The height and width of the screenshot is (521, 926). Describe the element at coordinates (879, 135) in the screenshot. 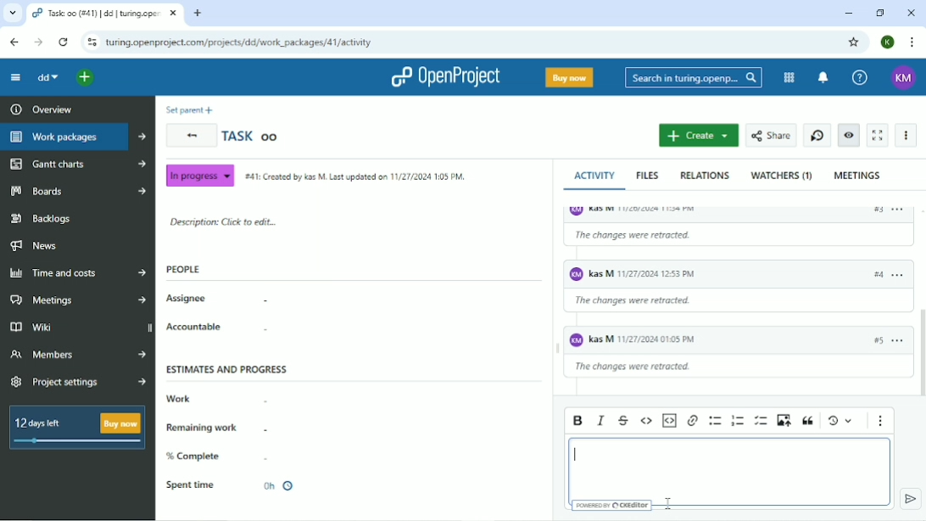

I see `Activate zen mode` at that location.